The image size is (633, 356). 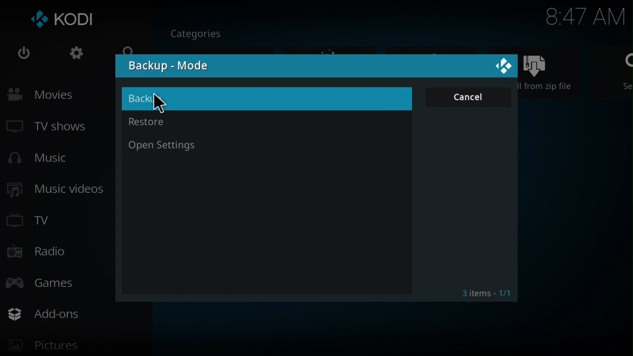 I want to click on restore, so click(x=269, y=123).